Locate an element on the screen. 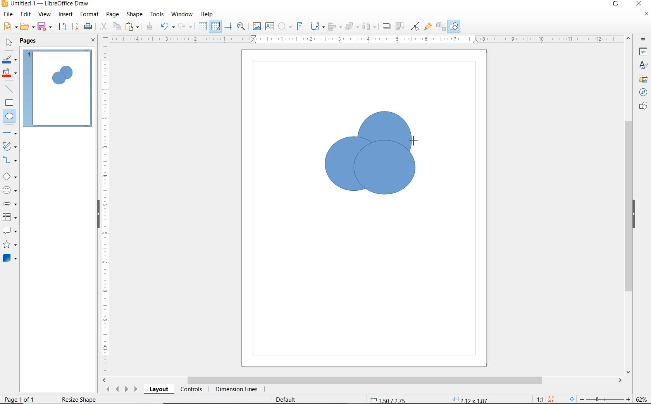  INSERT IMAGE is located at coordinates (257, 27).